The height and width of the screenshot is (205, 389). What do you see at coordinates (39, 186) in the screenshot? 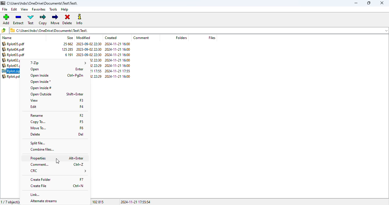
I see `create file` at bounding box center [39, 186].